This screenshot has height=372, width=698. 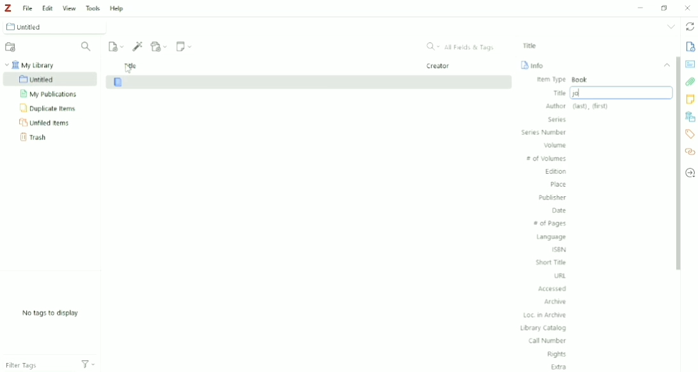 What do you see at coordinates (49, 94) in the screenshot?
I see `My Publications` at bounding box center [49, 94].